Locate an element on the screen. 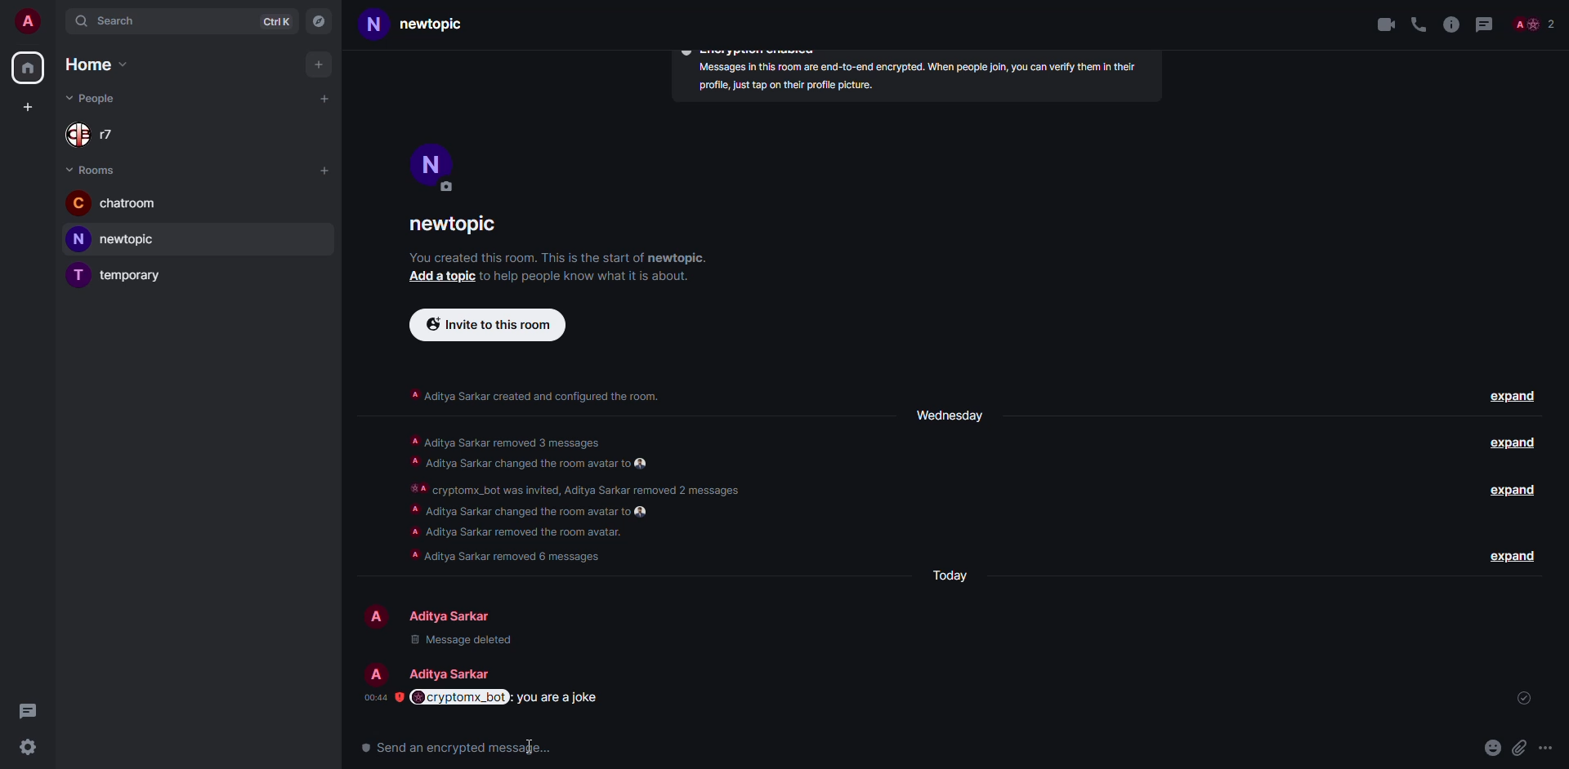  info is located at coordinates (536, 398).